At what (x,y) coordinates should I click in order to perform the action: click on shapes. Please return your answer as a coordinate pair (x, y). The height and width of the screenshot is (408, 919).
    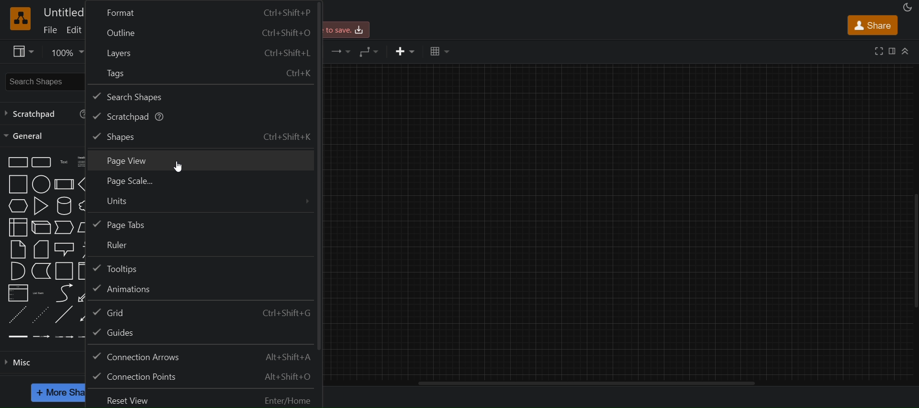
    Looking at the image, I should click on (204, 135).